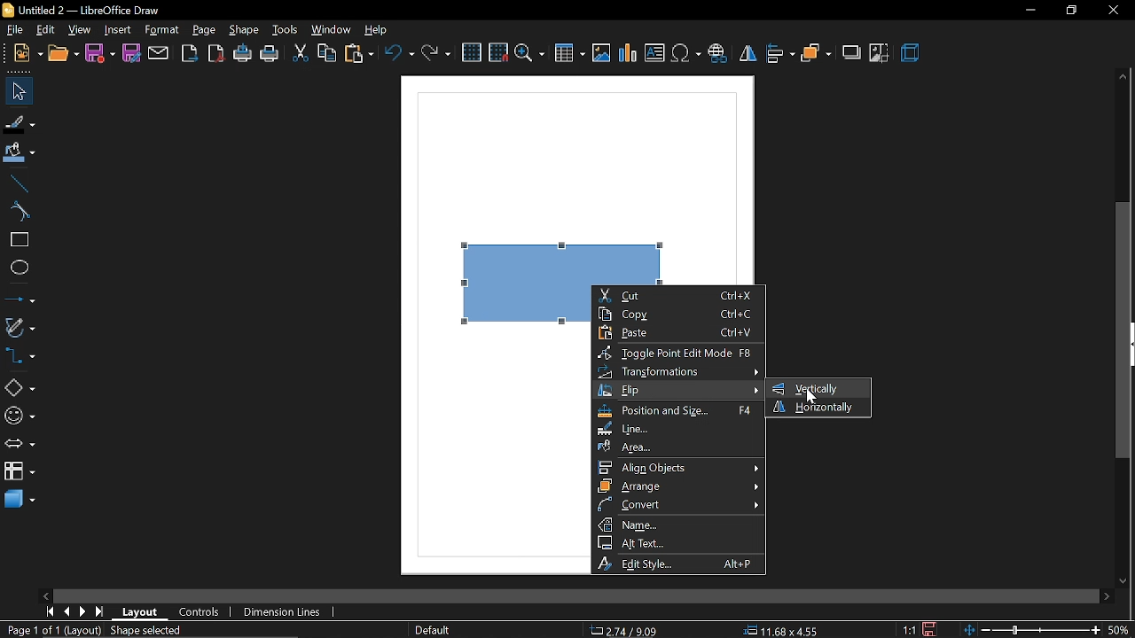  What do you see at coordinates (654, 53) in the screenshot?
I see `insert text` at bounding box center [654, 53].